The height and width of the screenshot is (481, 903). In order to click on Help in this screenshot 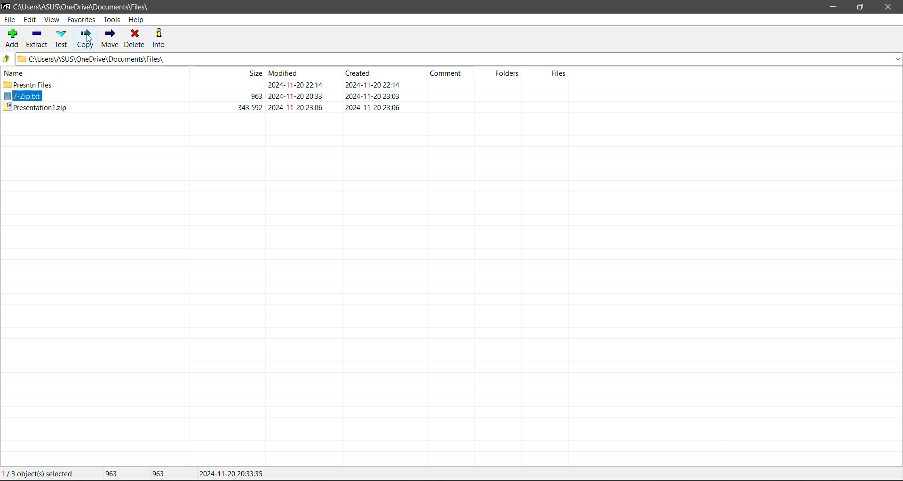, I will do `click(136, 20)`.